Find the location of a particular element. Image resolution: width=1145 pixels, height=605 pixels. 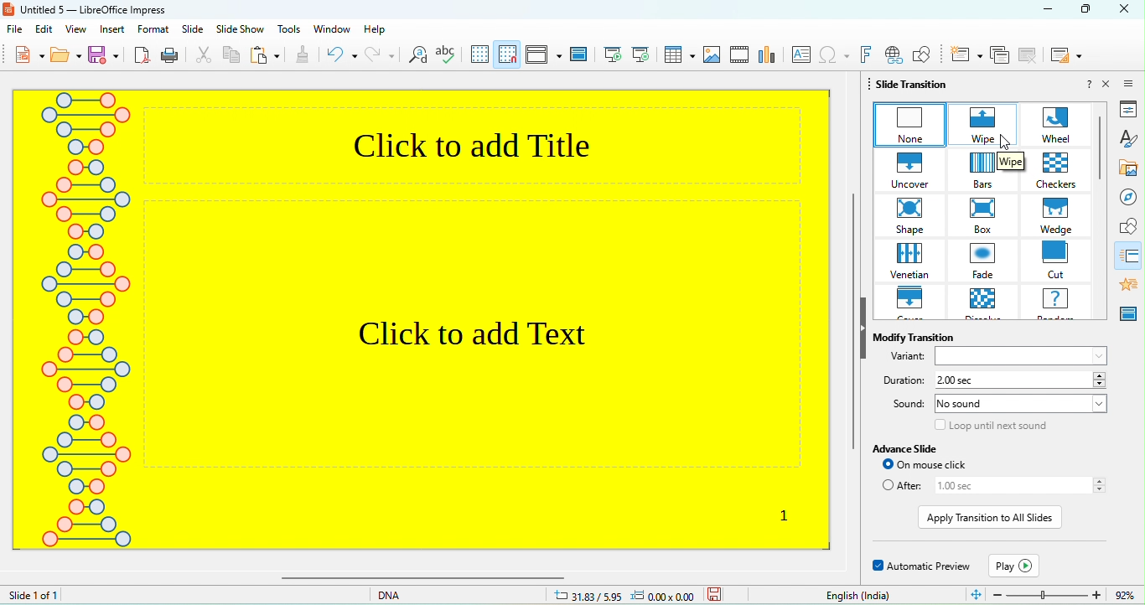

31.83/5.95 is located at coordinates (587, 593).